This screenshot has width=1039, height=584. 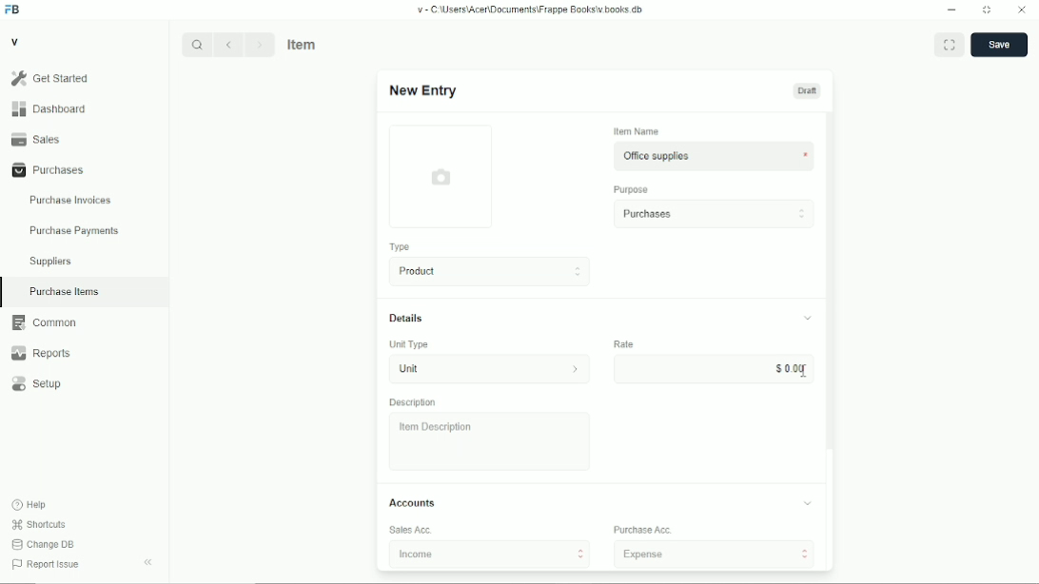 I want to click on change DB, so click(x=43, y=544).